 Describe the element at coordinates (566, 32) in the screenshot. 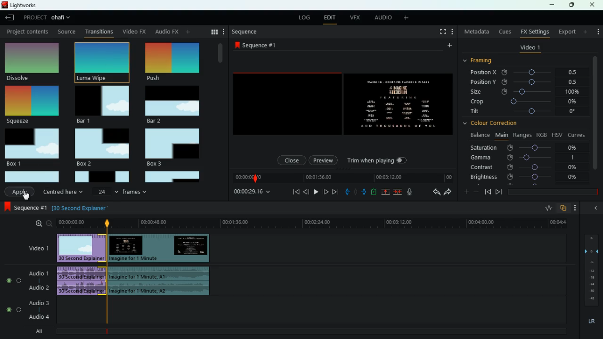

I see `export` at that location.